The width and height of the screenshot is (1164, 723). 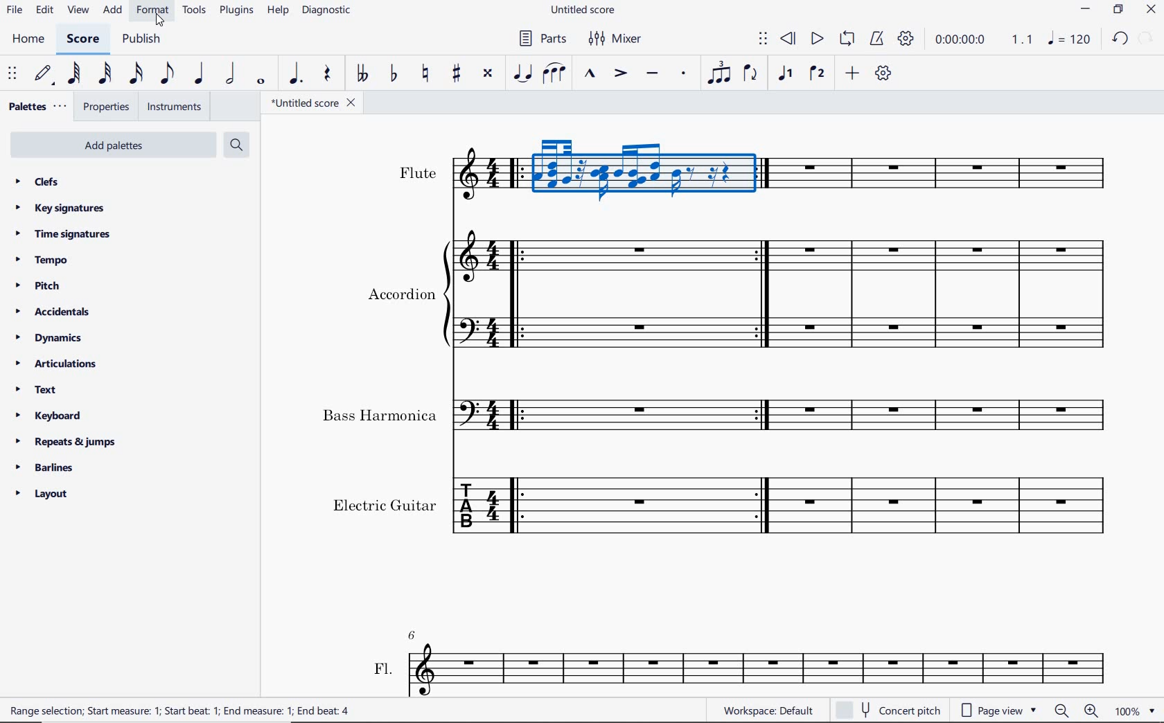 I want to click on home, so click(x=30, y=39).